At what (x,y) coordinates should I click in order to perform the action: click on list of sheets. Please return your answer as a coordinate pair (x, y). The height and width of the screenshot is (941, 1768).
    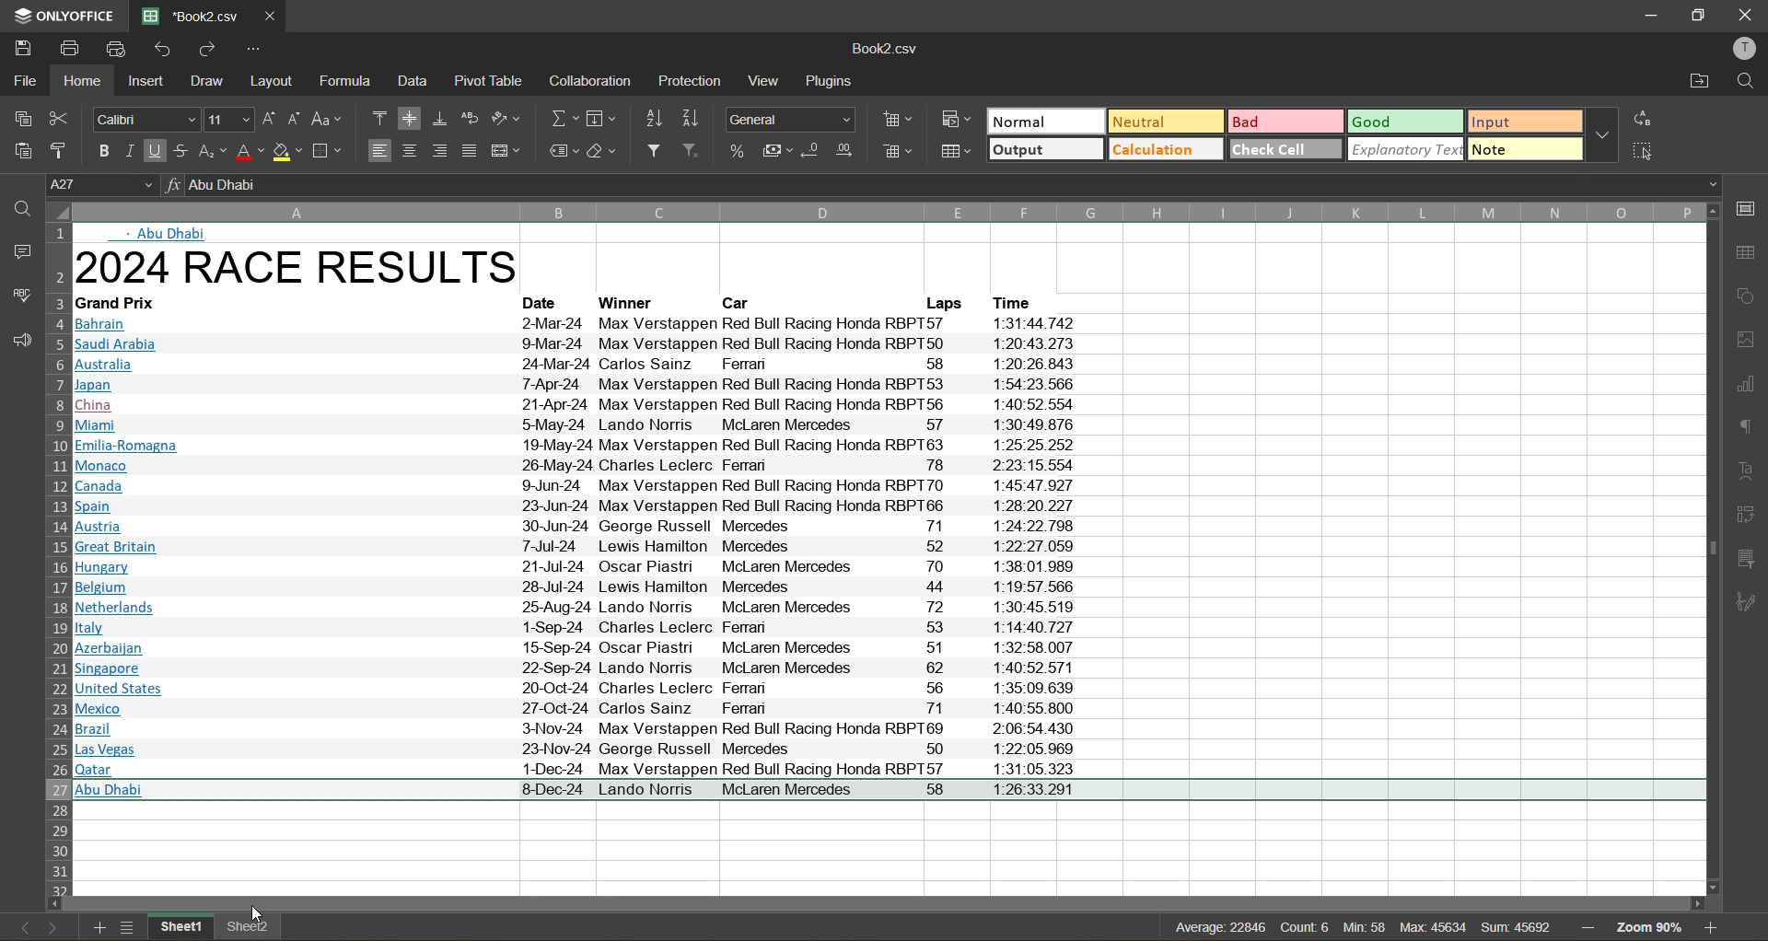
    Looking at the image, I should click on (129, 927).